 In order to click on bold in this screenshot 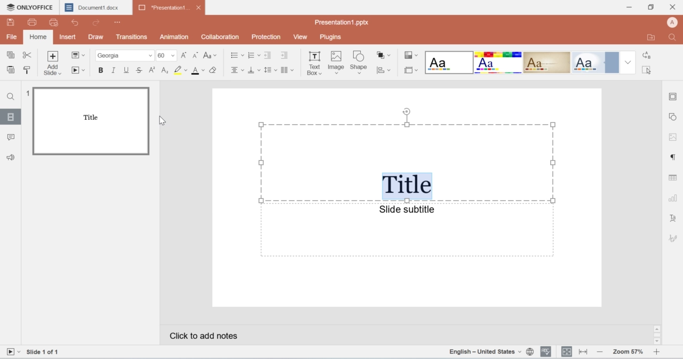, I will do `click(102, 70)`.